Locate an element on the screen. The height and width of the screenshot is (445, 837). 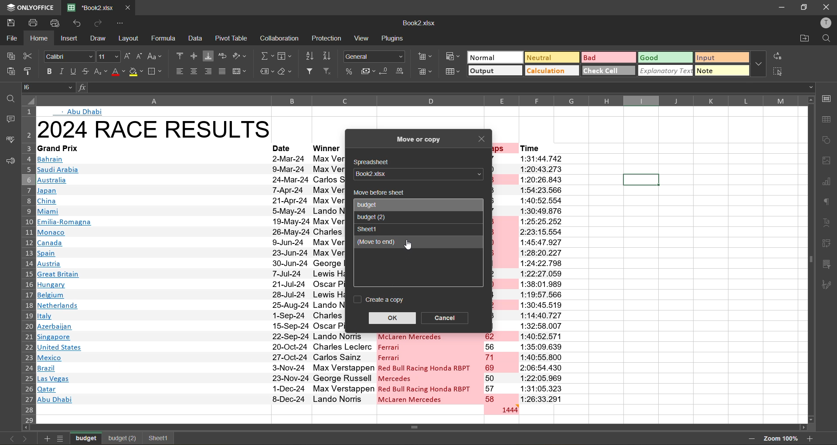
formula bar is located at coordinates (444, 87).